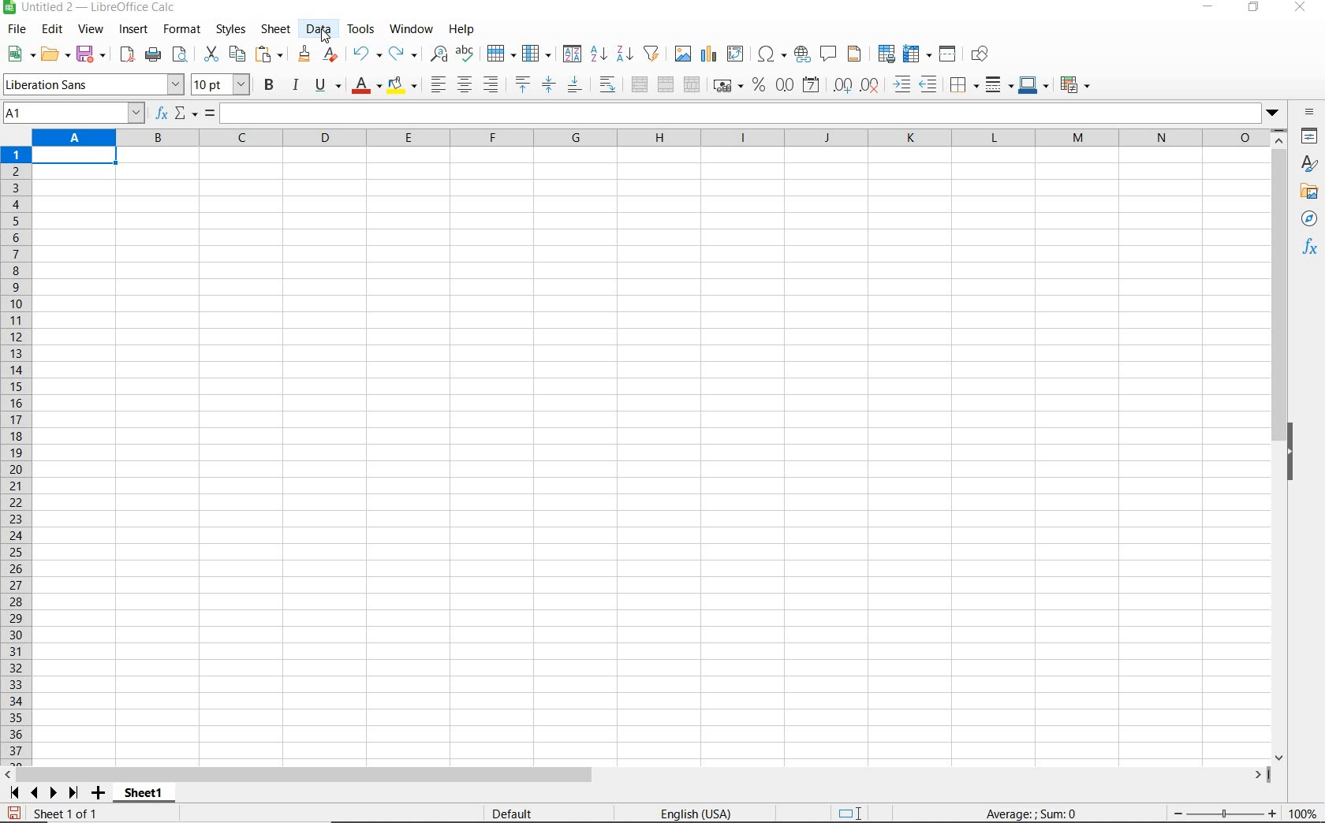  I want to click on increase indent, so click(903, 84).